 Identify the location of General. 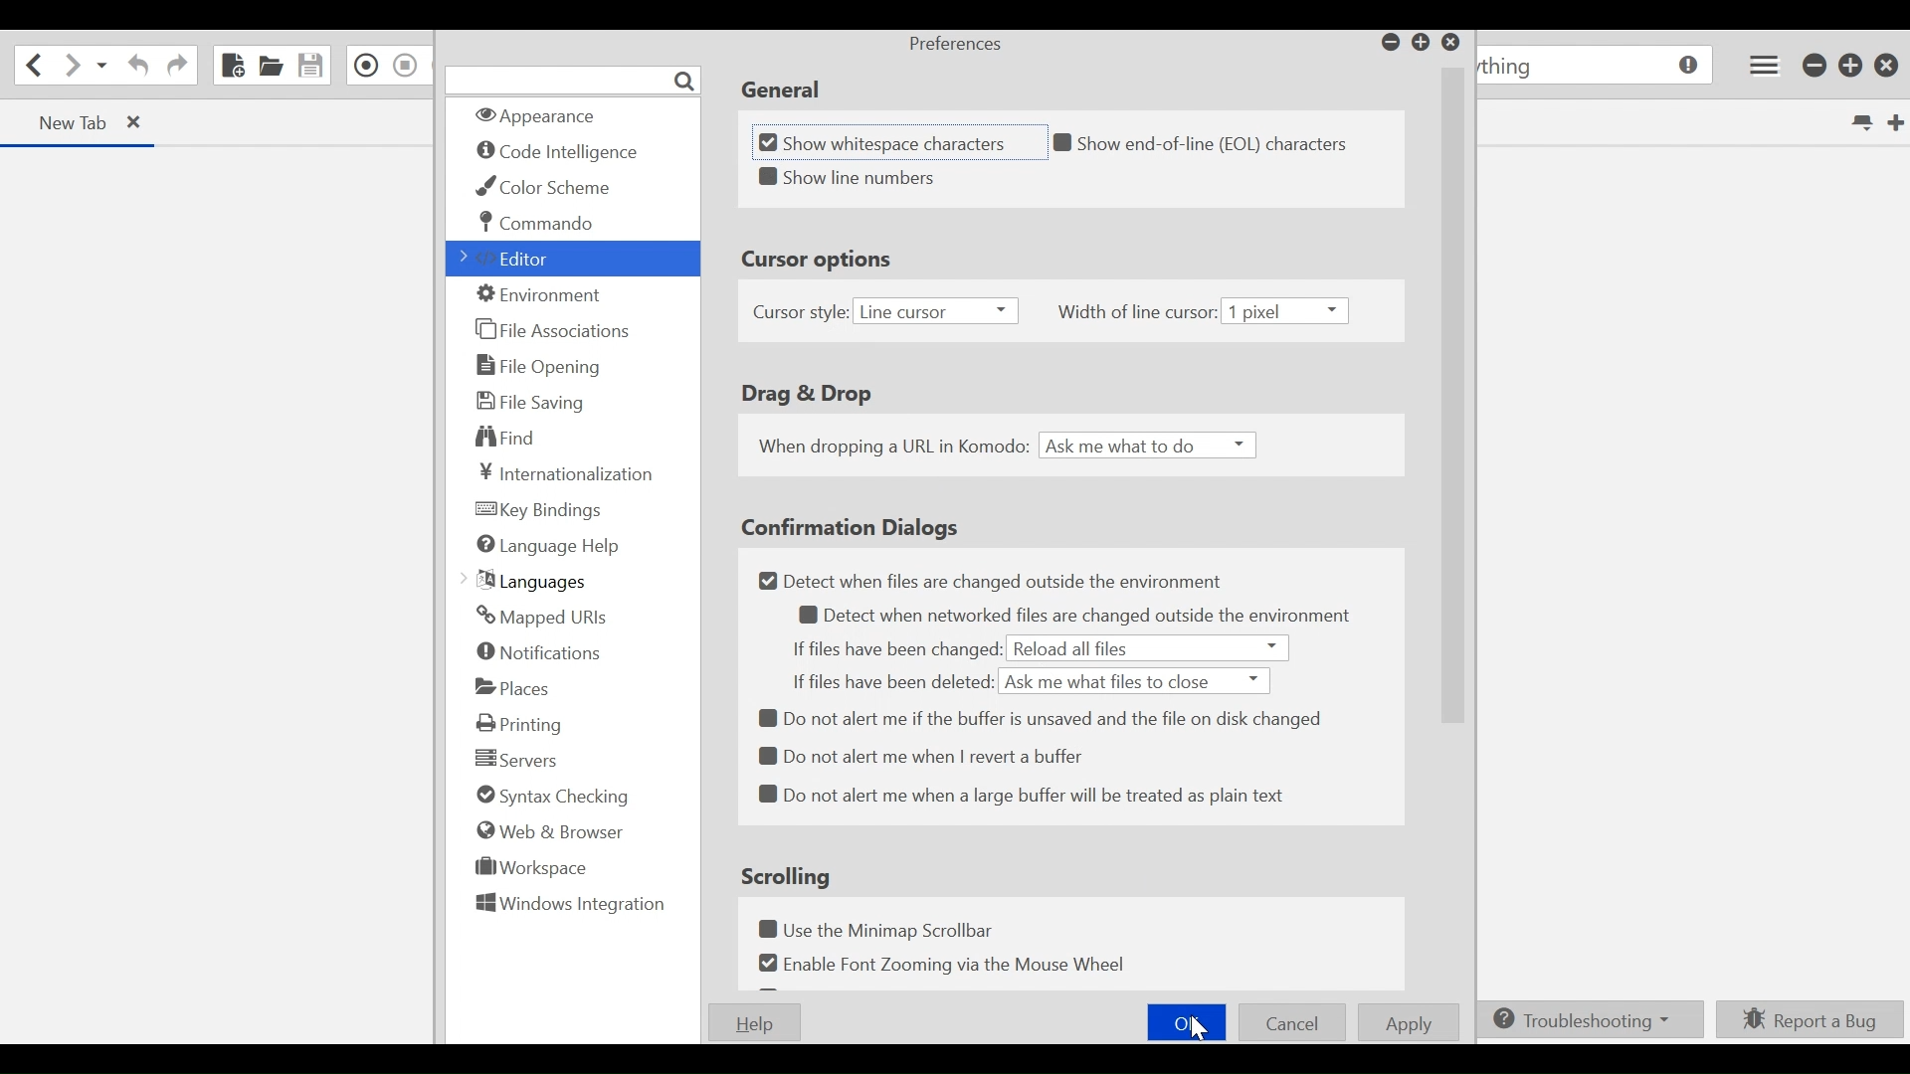
(781, 87).